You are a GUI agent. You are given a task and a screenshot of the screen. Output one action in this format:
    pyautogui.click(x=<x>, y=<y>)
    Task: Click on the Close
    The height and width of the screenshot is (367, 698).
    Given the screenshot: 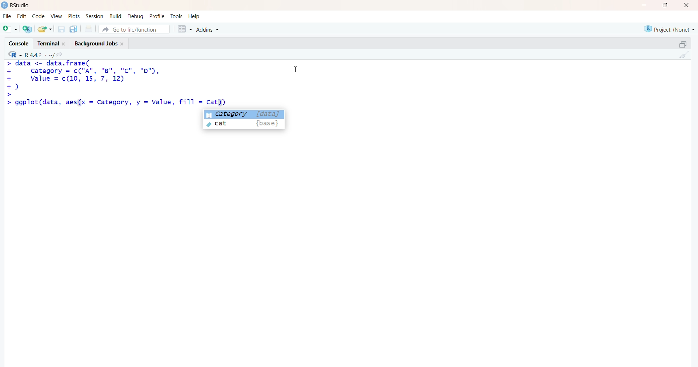 What is the action you would take?
    pyautogui.click(x=685, y=5)
    